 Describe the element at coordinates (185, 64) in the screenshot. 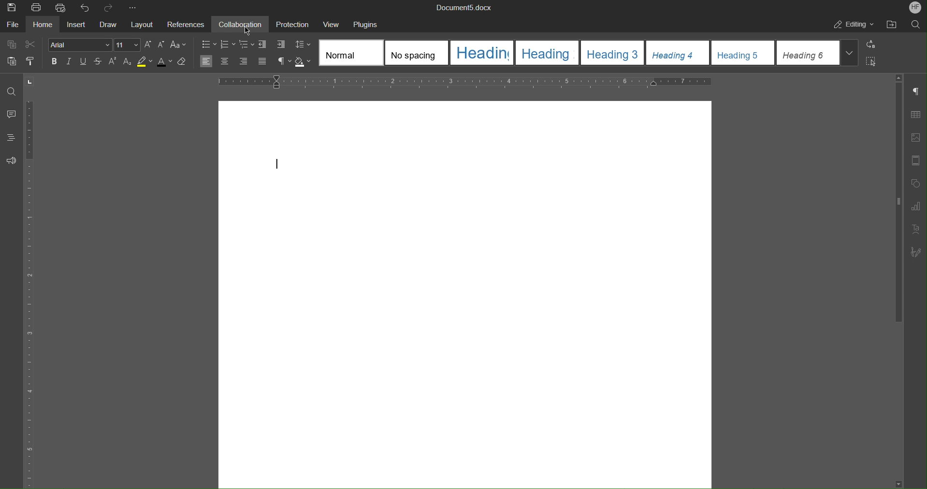

I see `Erase Style` at that location.